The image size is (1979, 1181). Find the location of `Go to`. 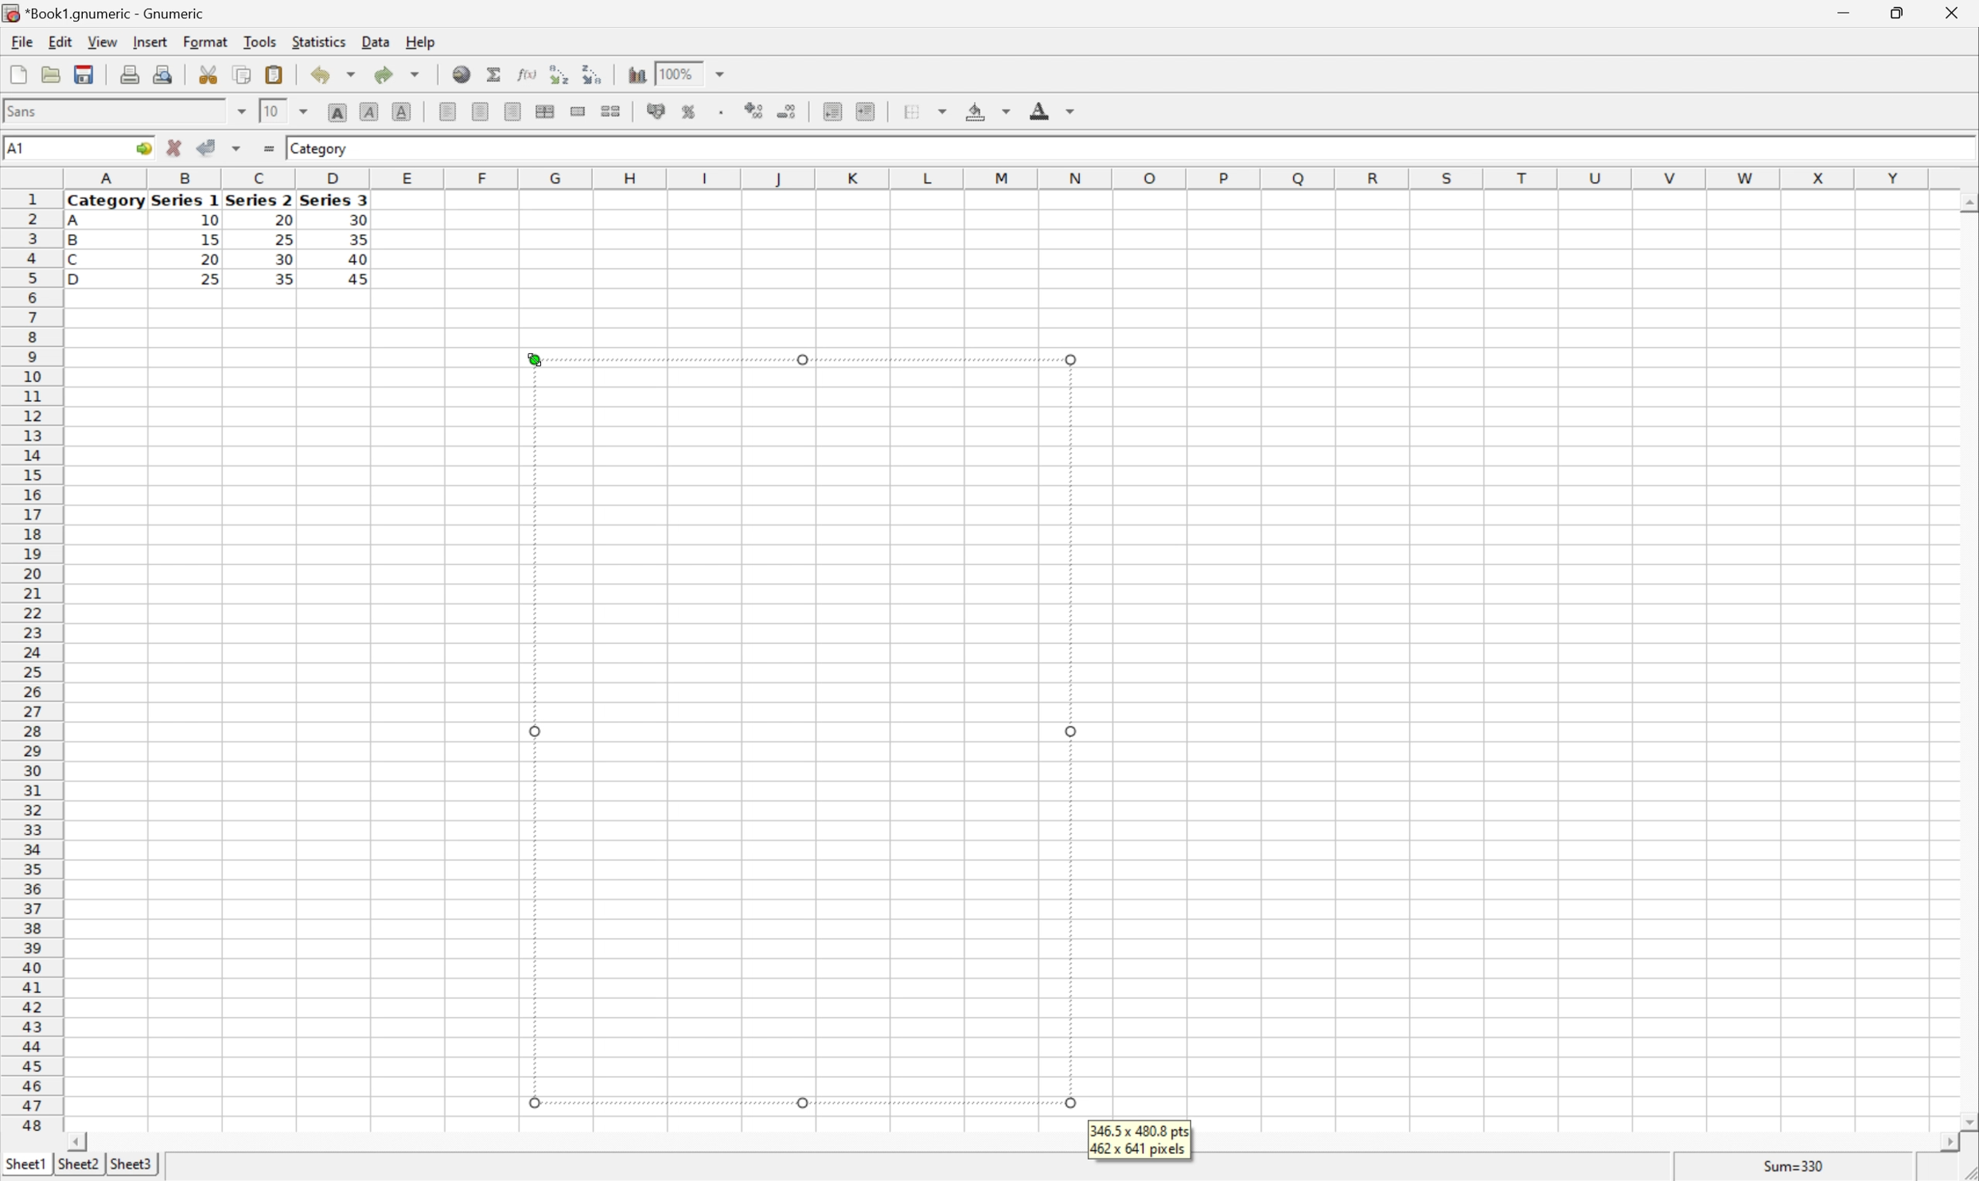

Go to is located at coordinates (141, 148).